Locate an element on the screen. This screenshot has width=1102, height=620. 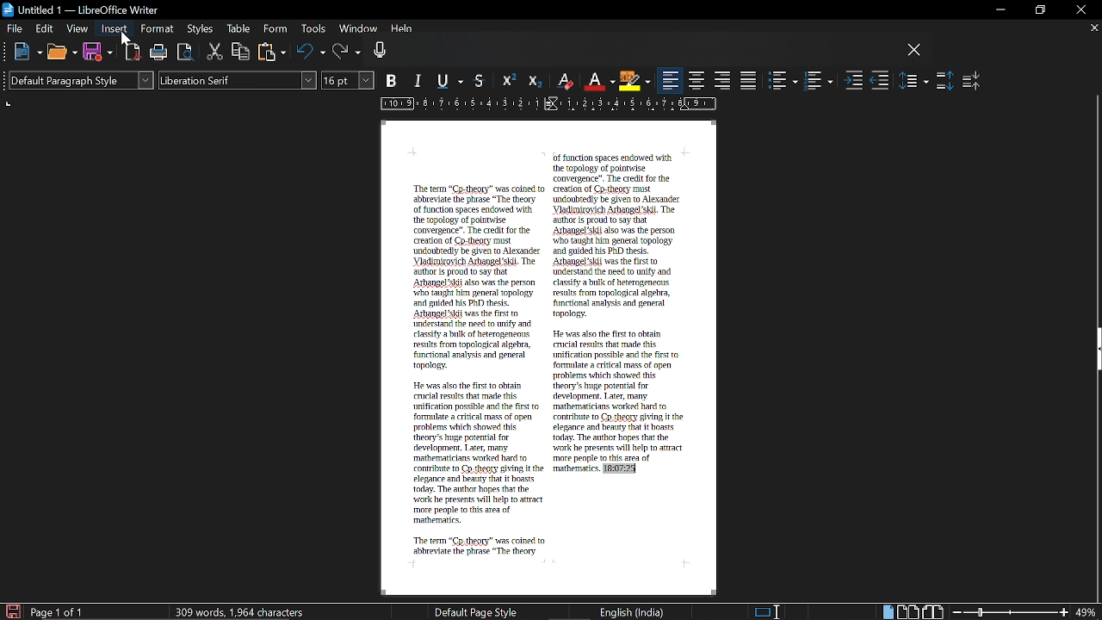
Text style is located at coordinates (238, 81).